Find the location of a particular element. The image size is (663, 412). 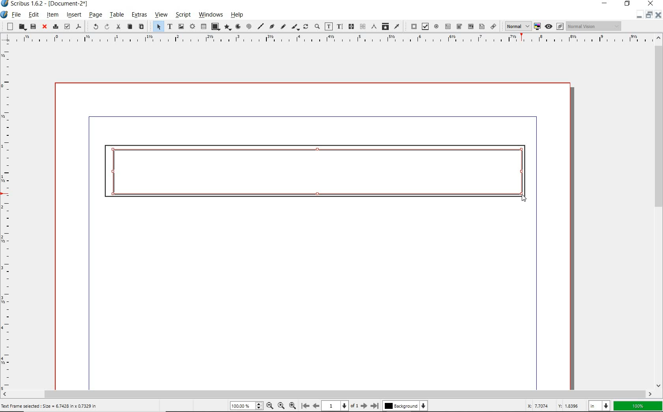

coordinates is located at coordinates (552, 406).